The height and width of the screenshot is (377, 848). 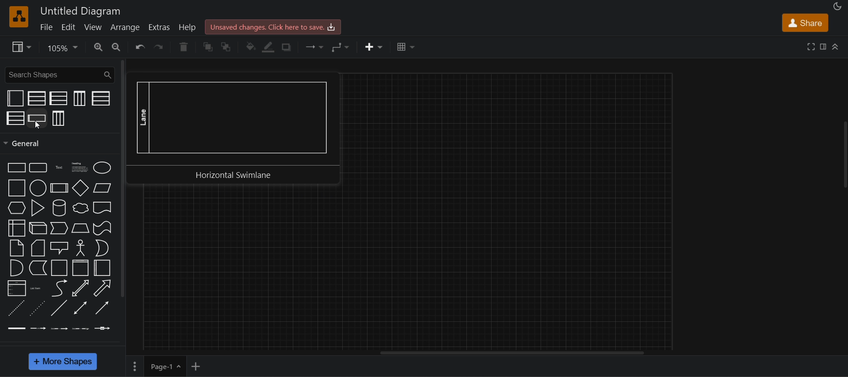 What do you see at coordinates (37, 308) in the screenshot?
I see `dotted line` at bounding box center [37, 308].